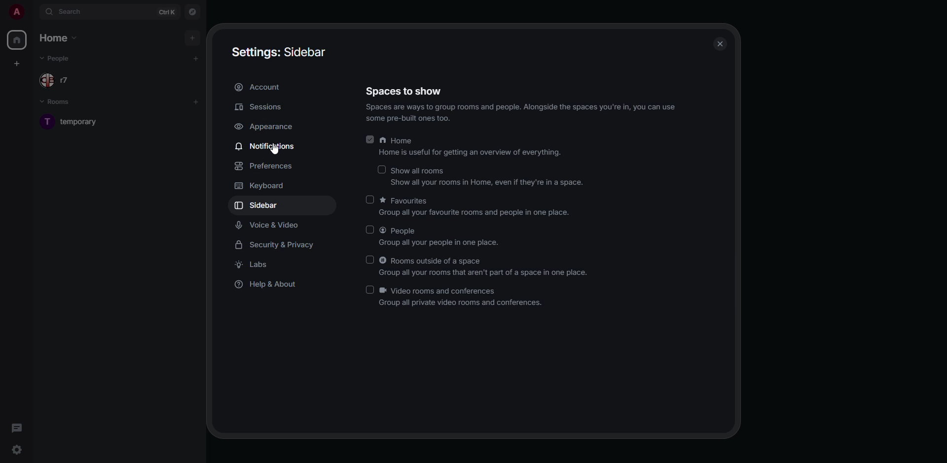 The image size is (947, 463). What do you see at coordinates (368, 231) in the screenshot?
I see `click to enable` at bounding box center [368, 231].